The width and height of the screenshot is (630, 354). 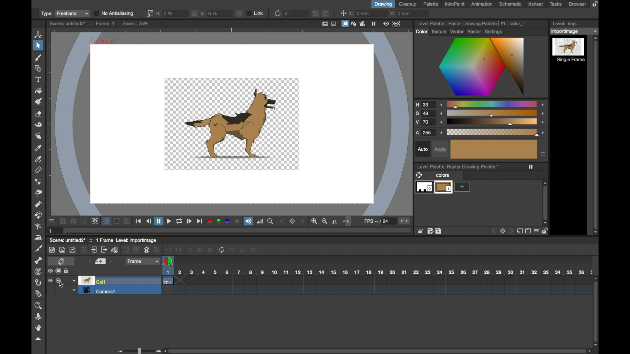 I want to click on y, so click(x=402, y=13).